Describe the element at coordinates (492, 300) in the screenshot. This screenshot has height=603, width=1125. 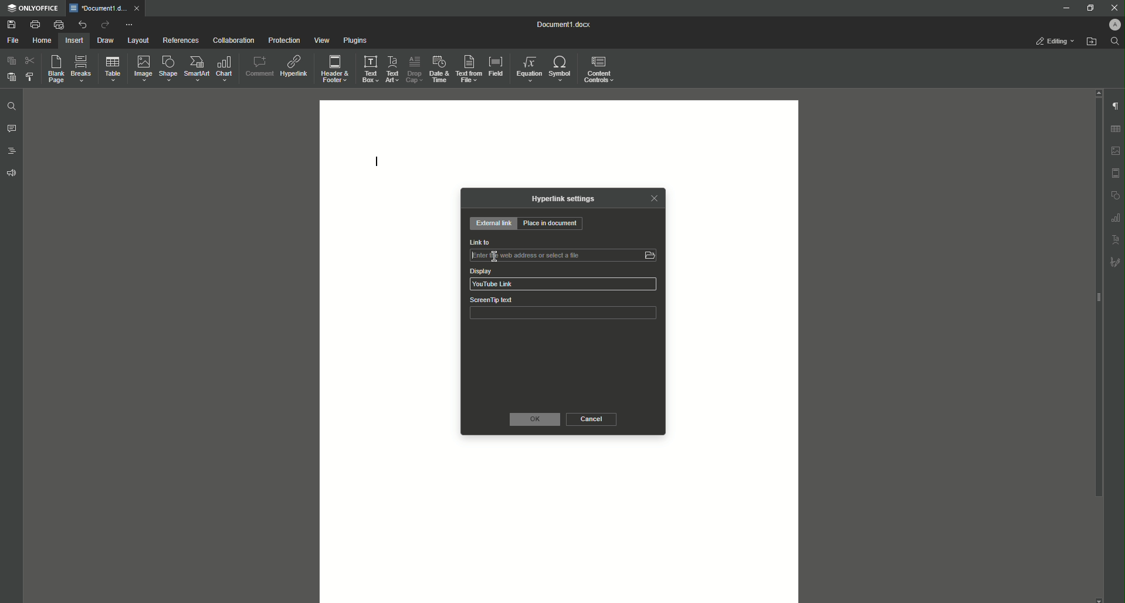
I see `ScreenTip text` at that location.